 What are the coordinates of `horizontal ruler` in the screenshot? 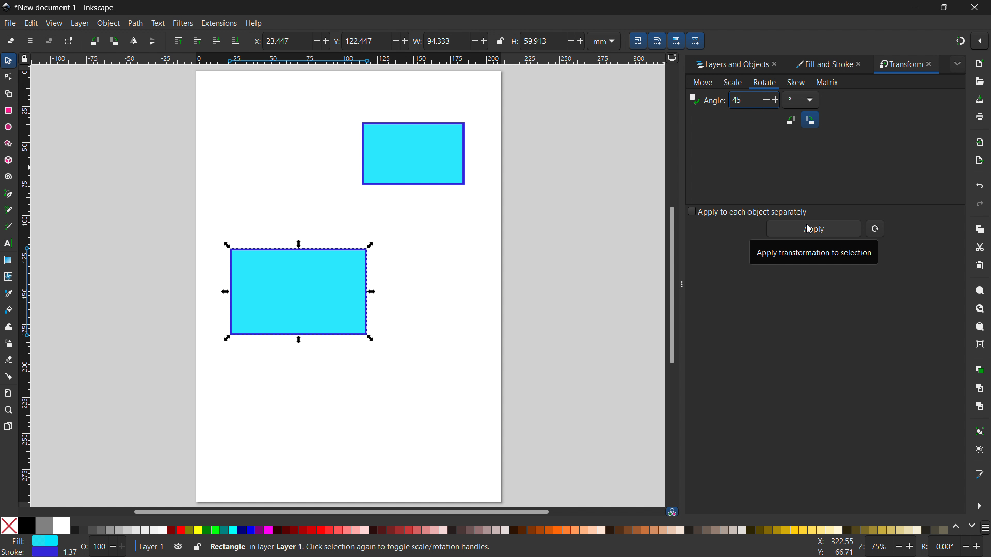 It's located at (347, 60).